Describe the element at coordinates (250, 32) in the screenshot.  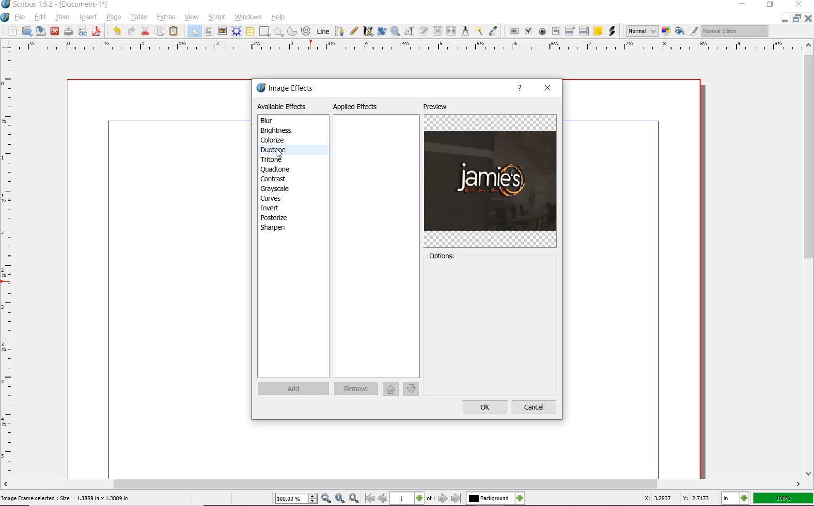
I see `TABLE` at that location.